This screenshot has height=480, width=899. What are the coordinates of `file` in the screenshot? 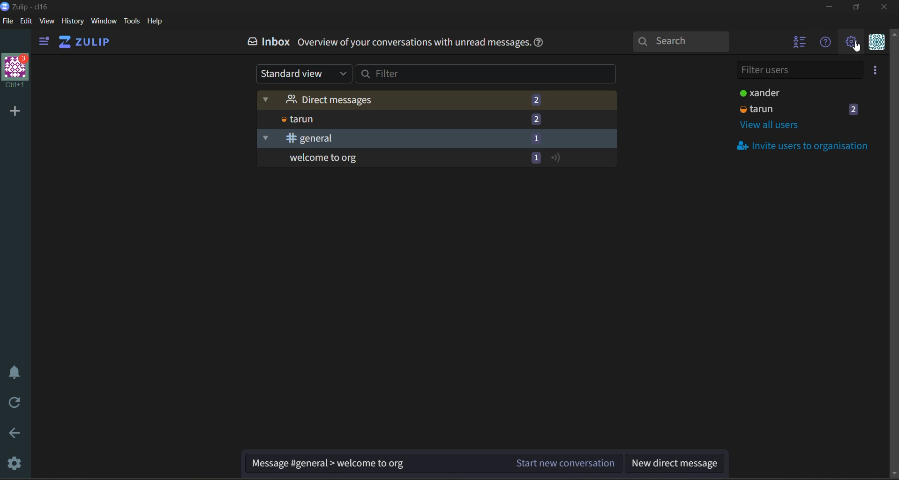 It's located at (7, 21).